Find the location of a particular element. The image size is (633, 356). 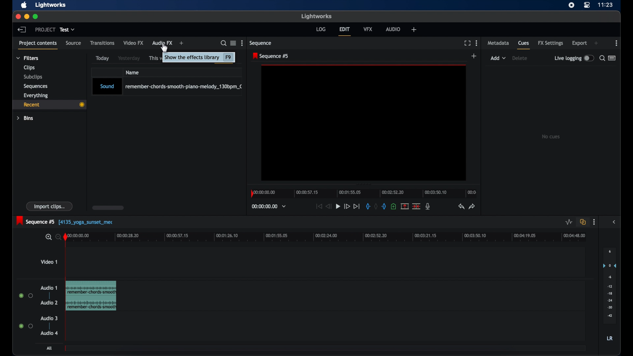

add is located at coordinates (596, 43).